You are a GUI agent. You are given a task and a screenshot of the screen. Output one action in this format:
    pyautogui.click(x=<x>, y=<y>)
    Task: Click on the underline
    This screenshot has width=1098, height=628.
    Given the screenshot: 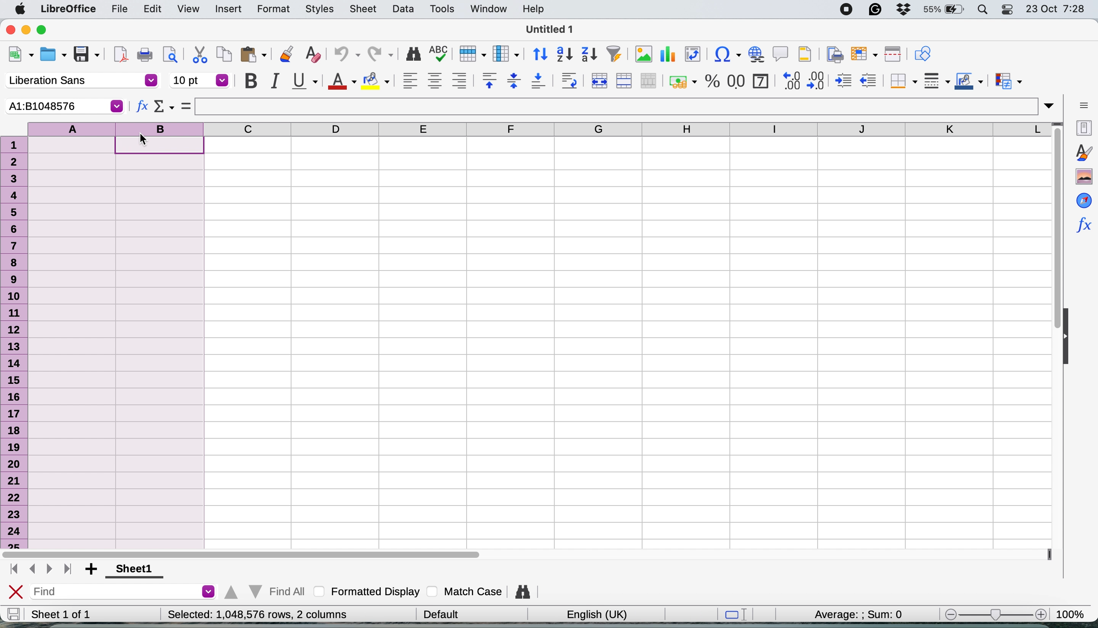 What is the action you would take?
    pyautogui.click(x=305, y=81)
    